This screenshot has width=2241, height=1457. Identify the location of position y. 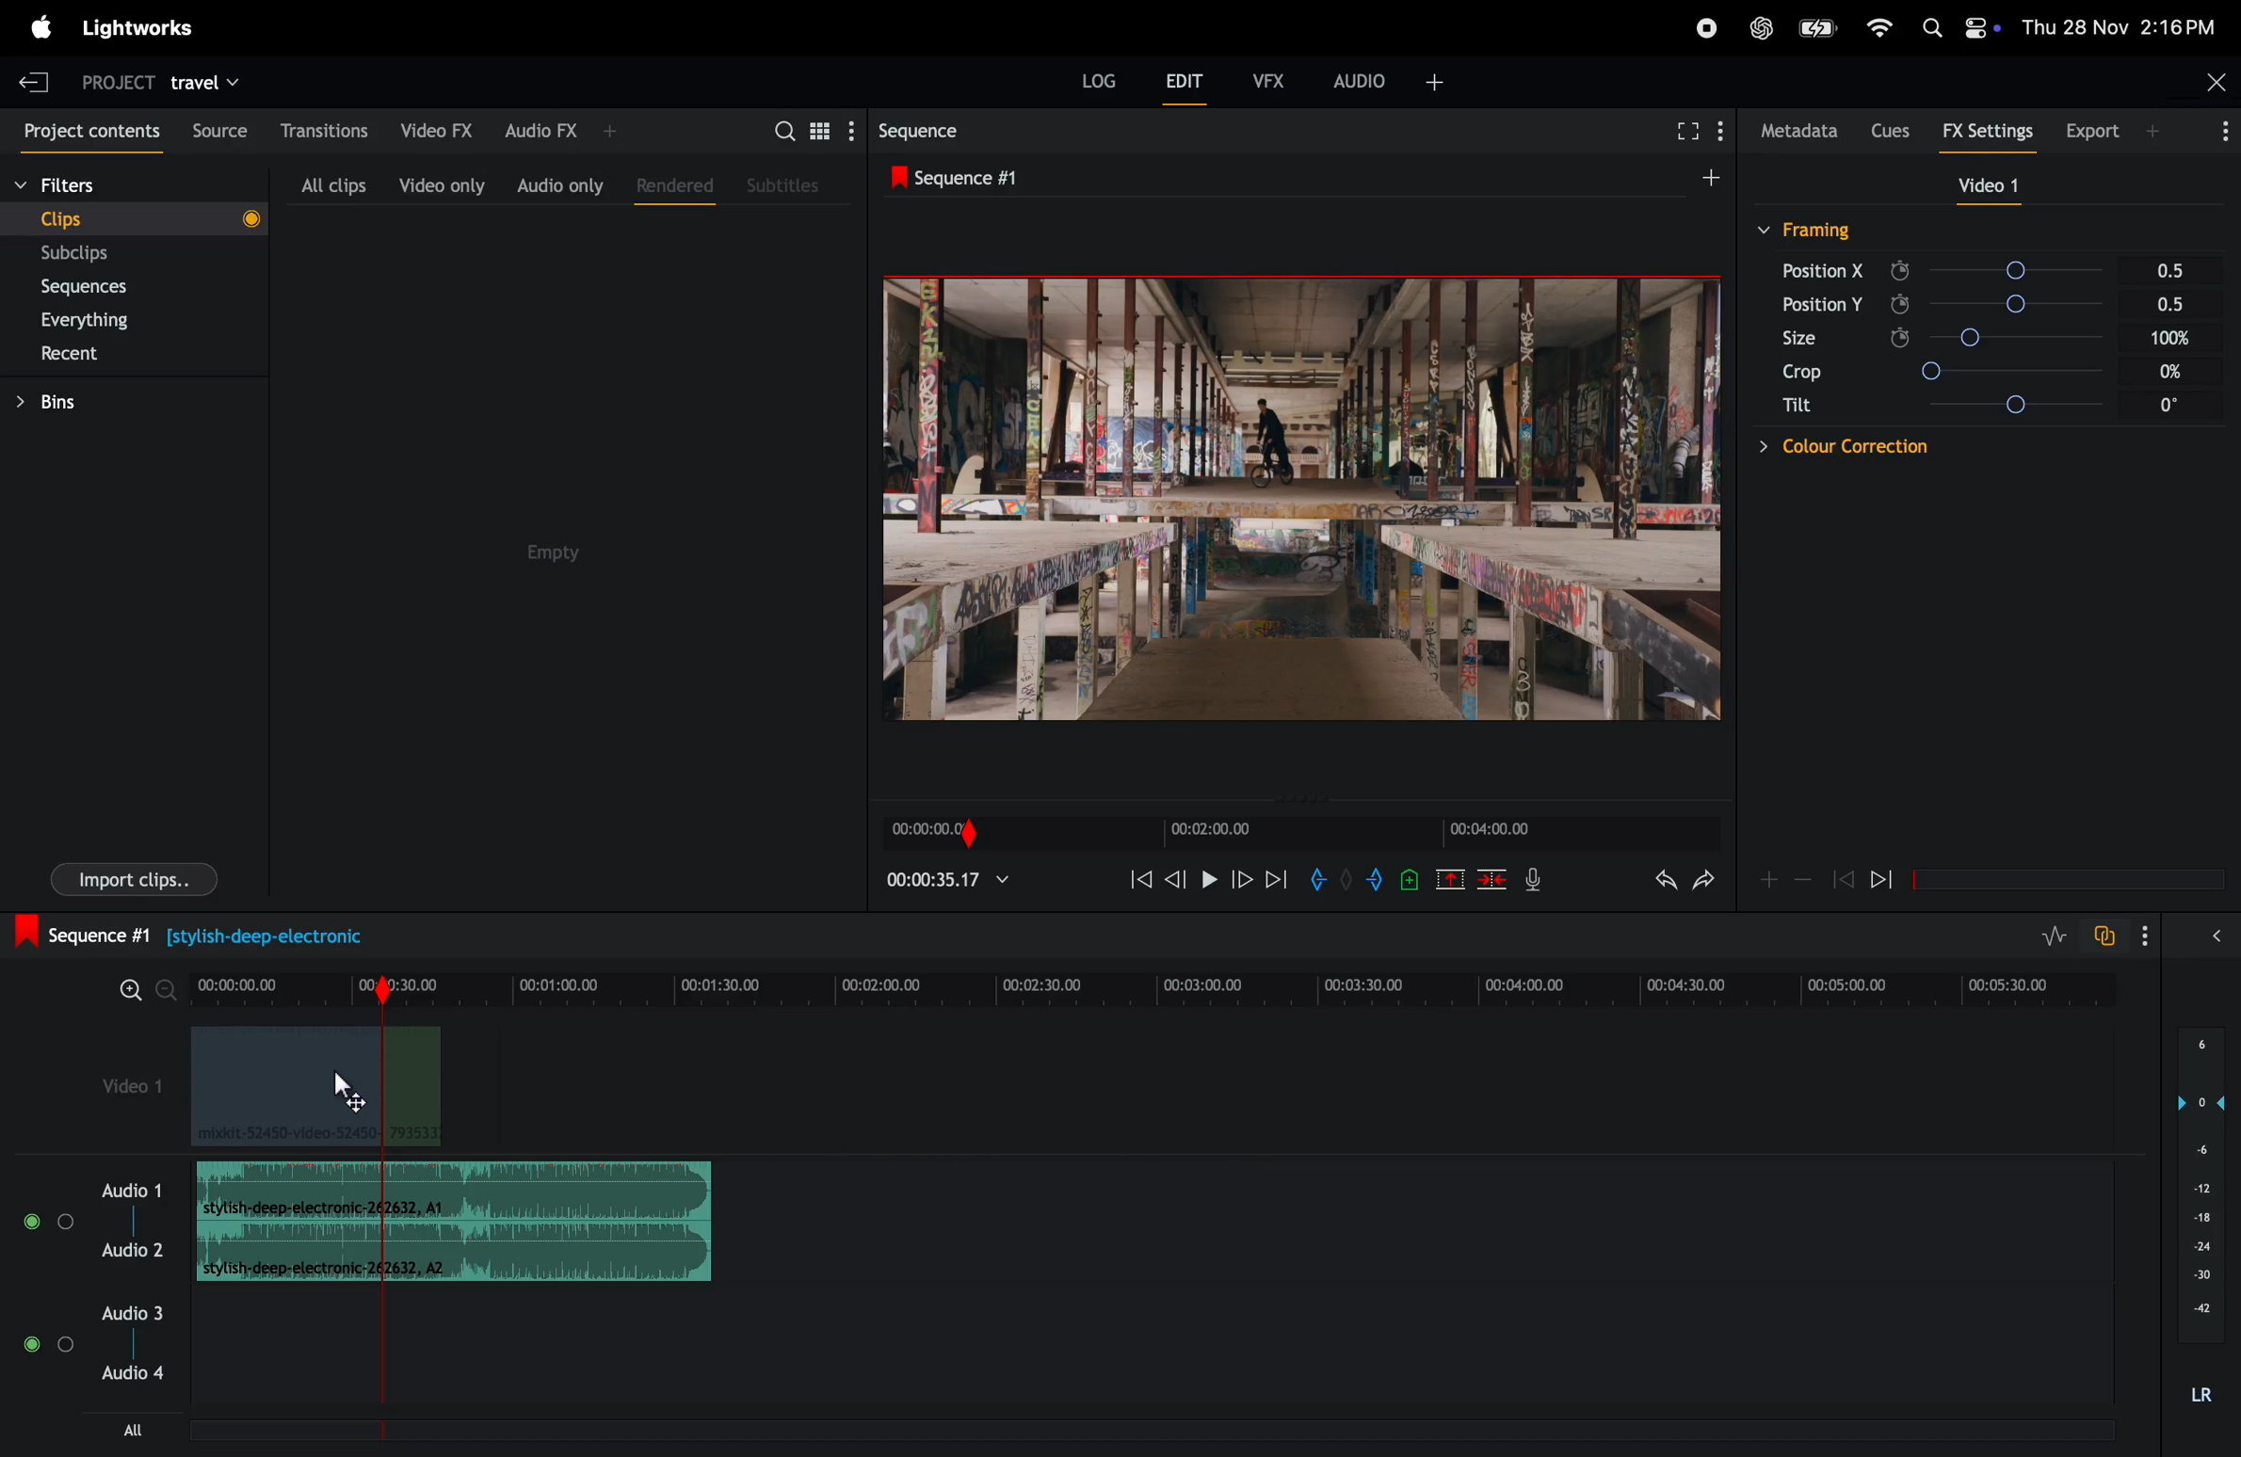
(1820, 303).